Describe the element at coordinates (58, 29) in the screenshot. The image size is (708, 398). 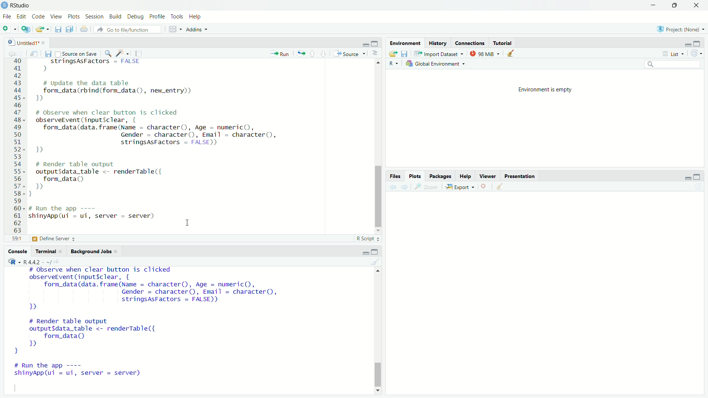
I see `save current documents` at that location.